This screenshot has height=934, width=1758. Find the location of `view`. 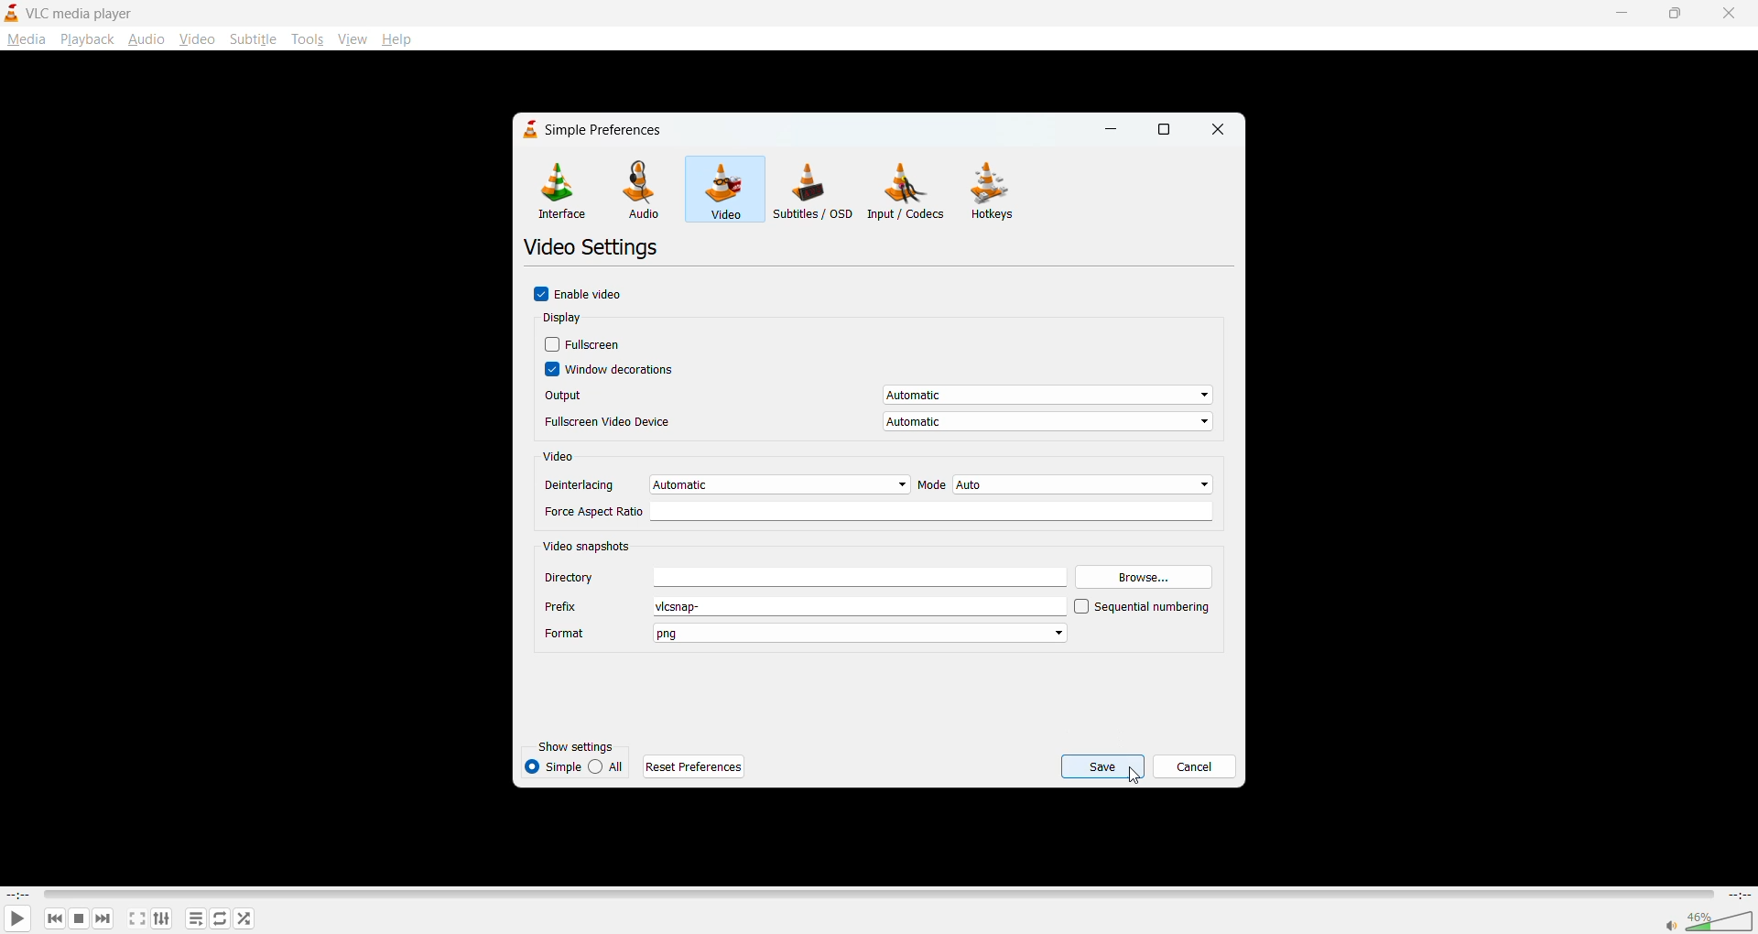

view is located at coordinates (352, 36).